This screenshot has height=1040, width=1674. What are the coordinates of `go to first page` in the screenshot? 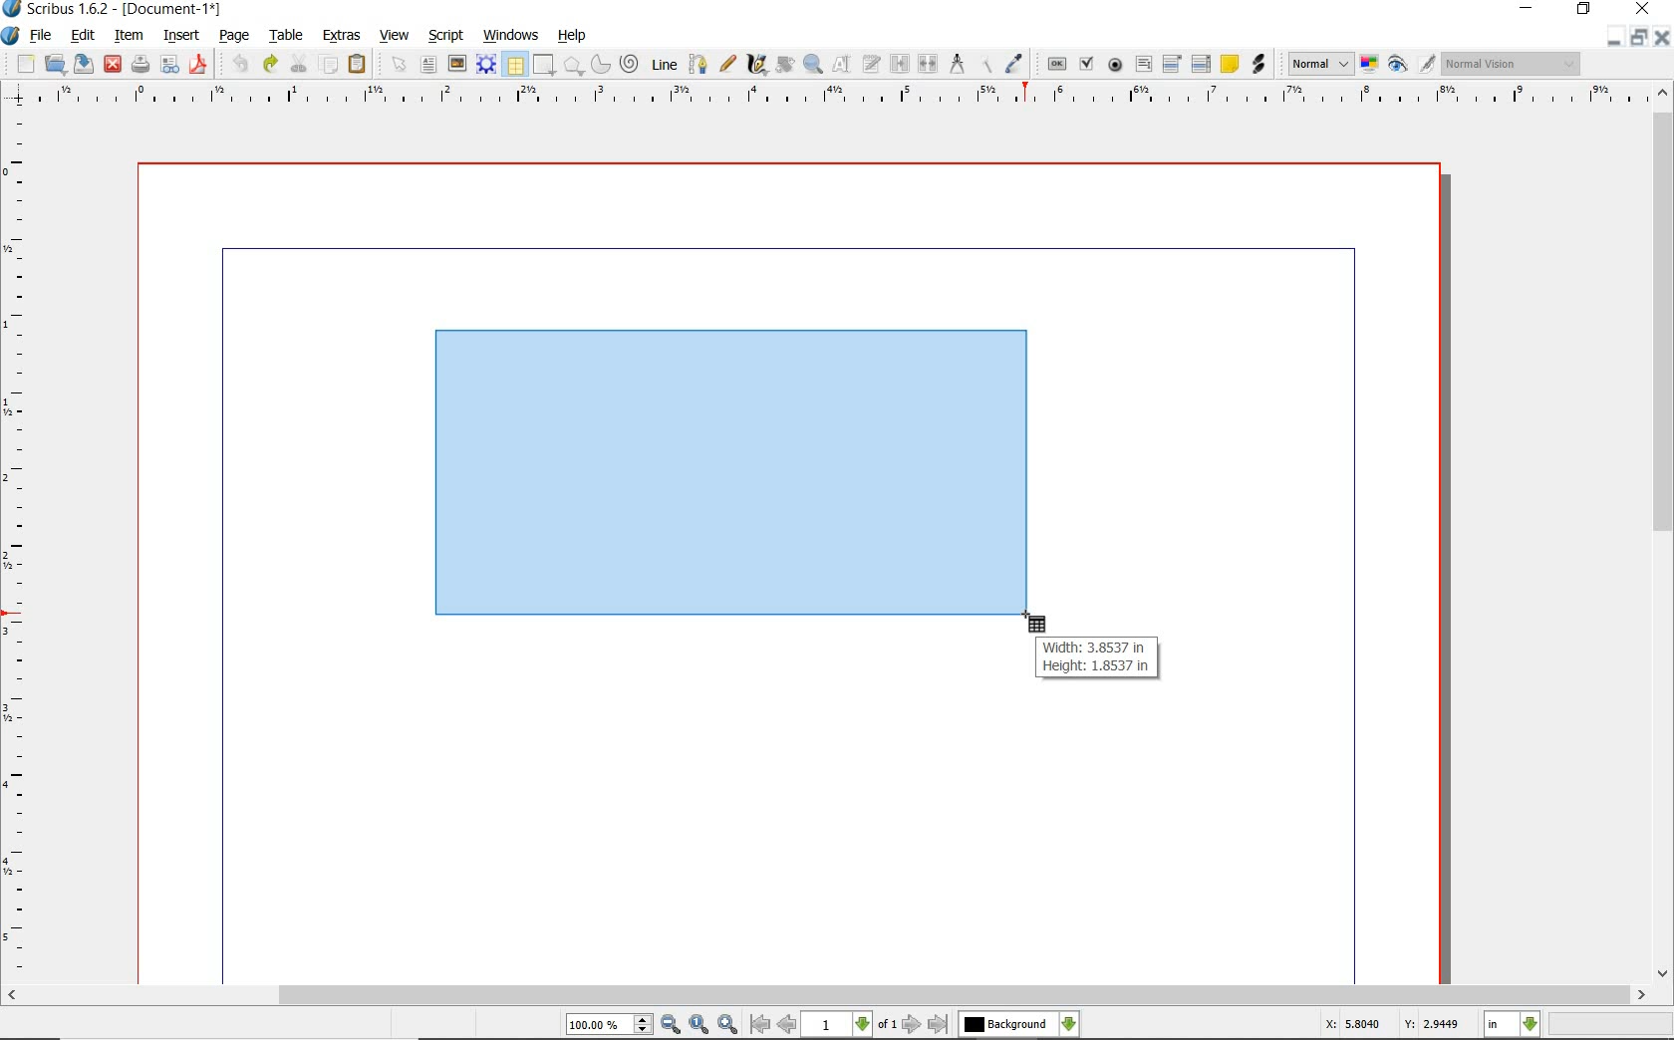 It's located at (759, 1025).